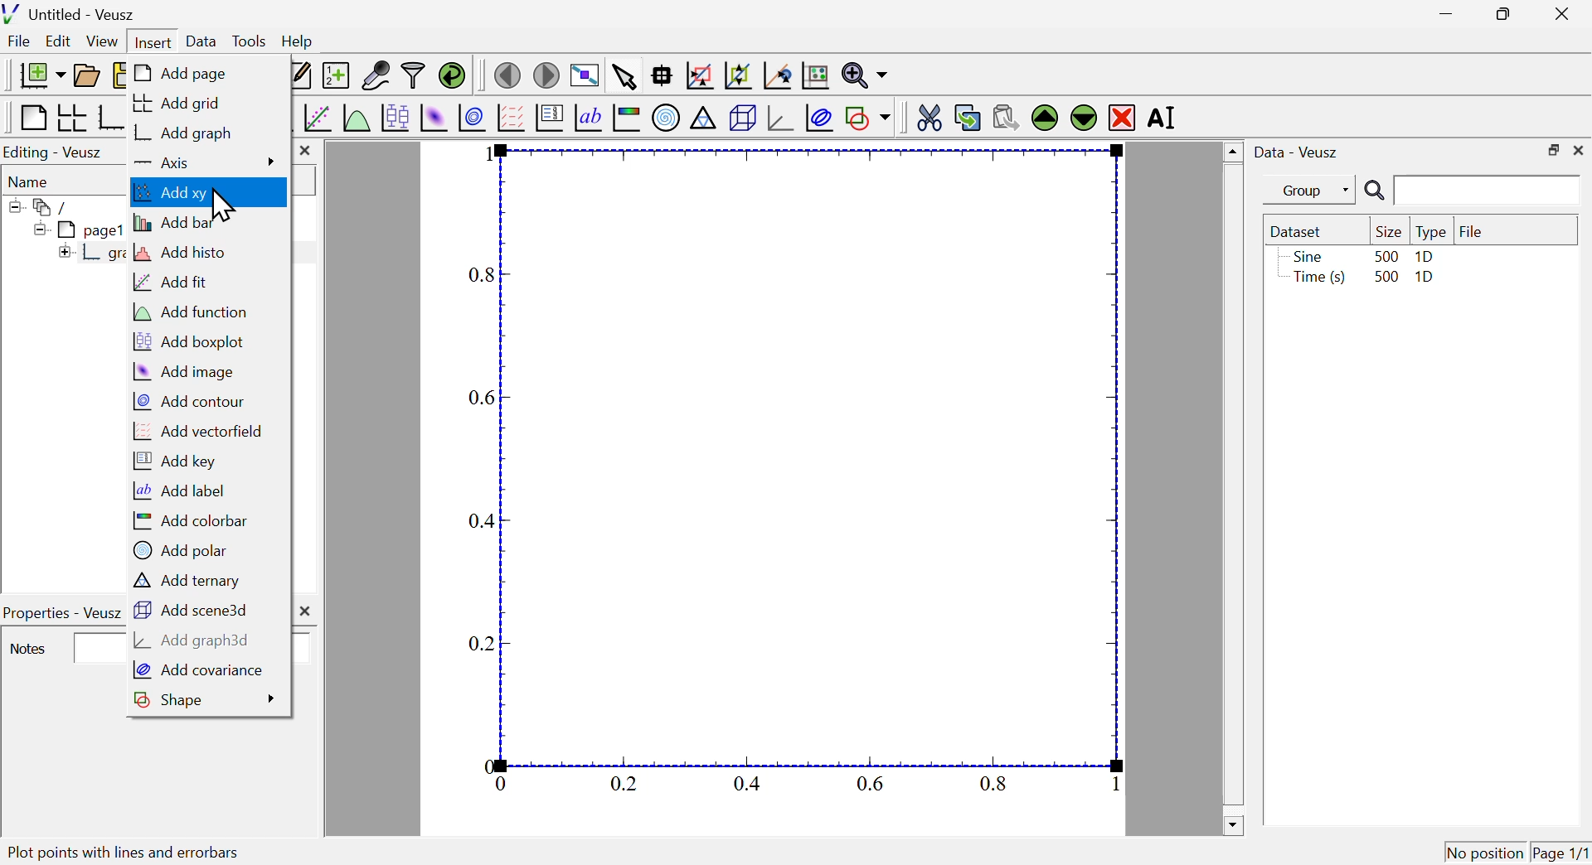 This screenshot has width=1592, height=865. I want to click on 0, so click(488, 765).